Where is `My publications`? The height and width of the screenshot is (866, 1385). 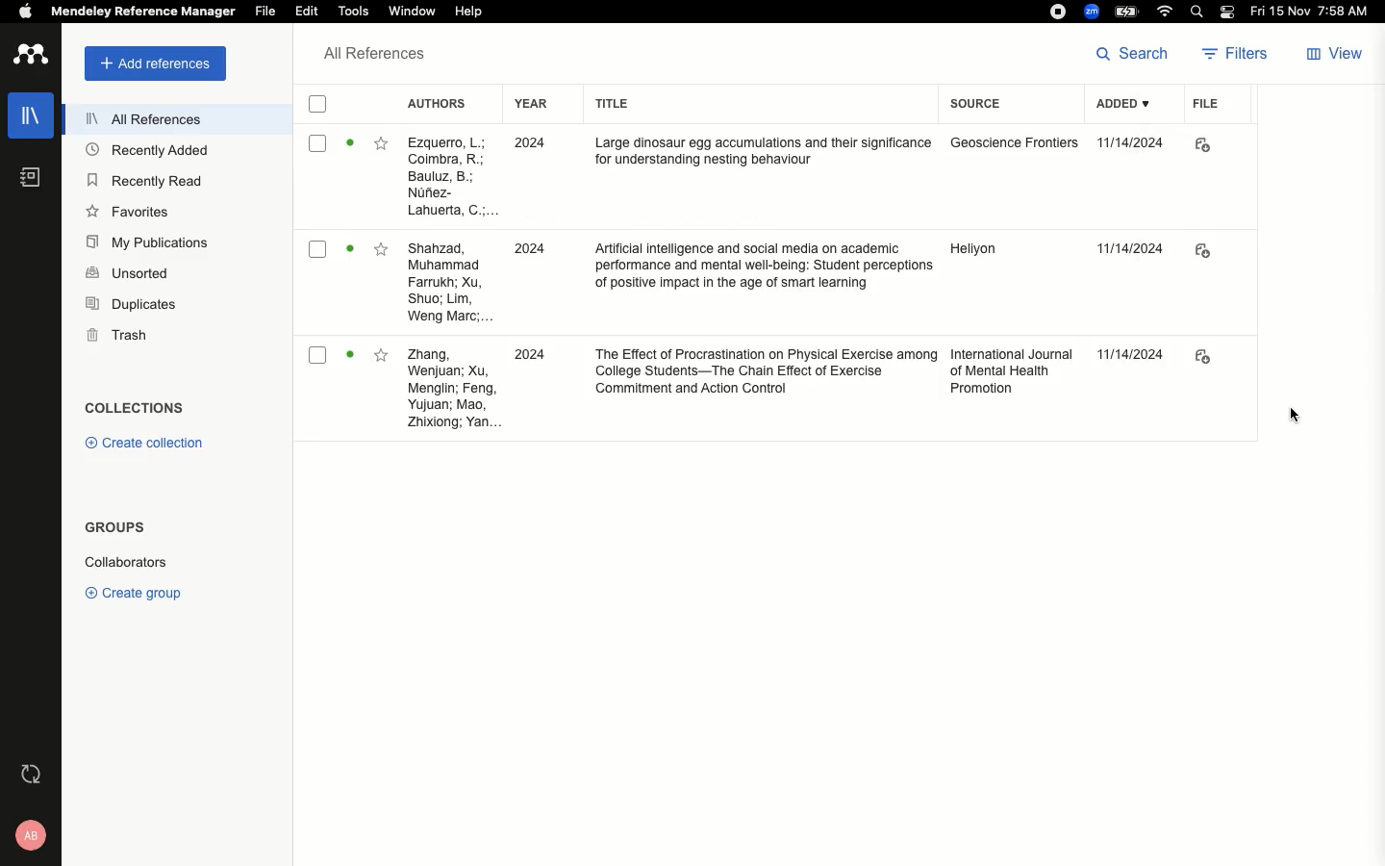
My publications is located at coordinates (144, 241).